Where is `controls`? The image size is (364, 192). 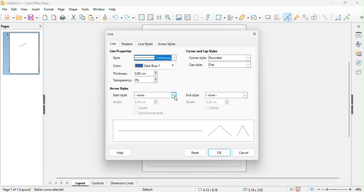 controls is located at coordinates (98, 184).